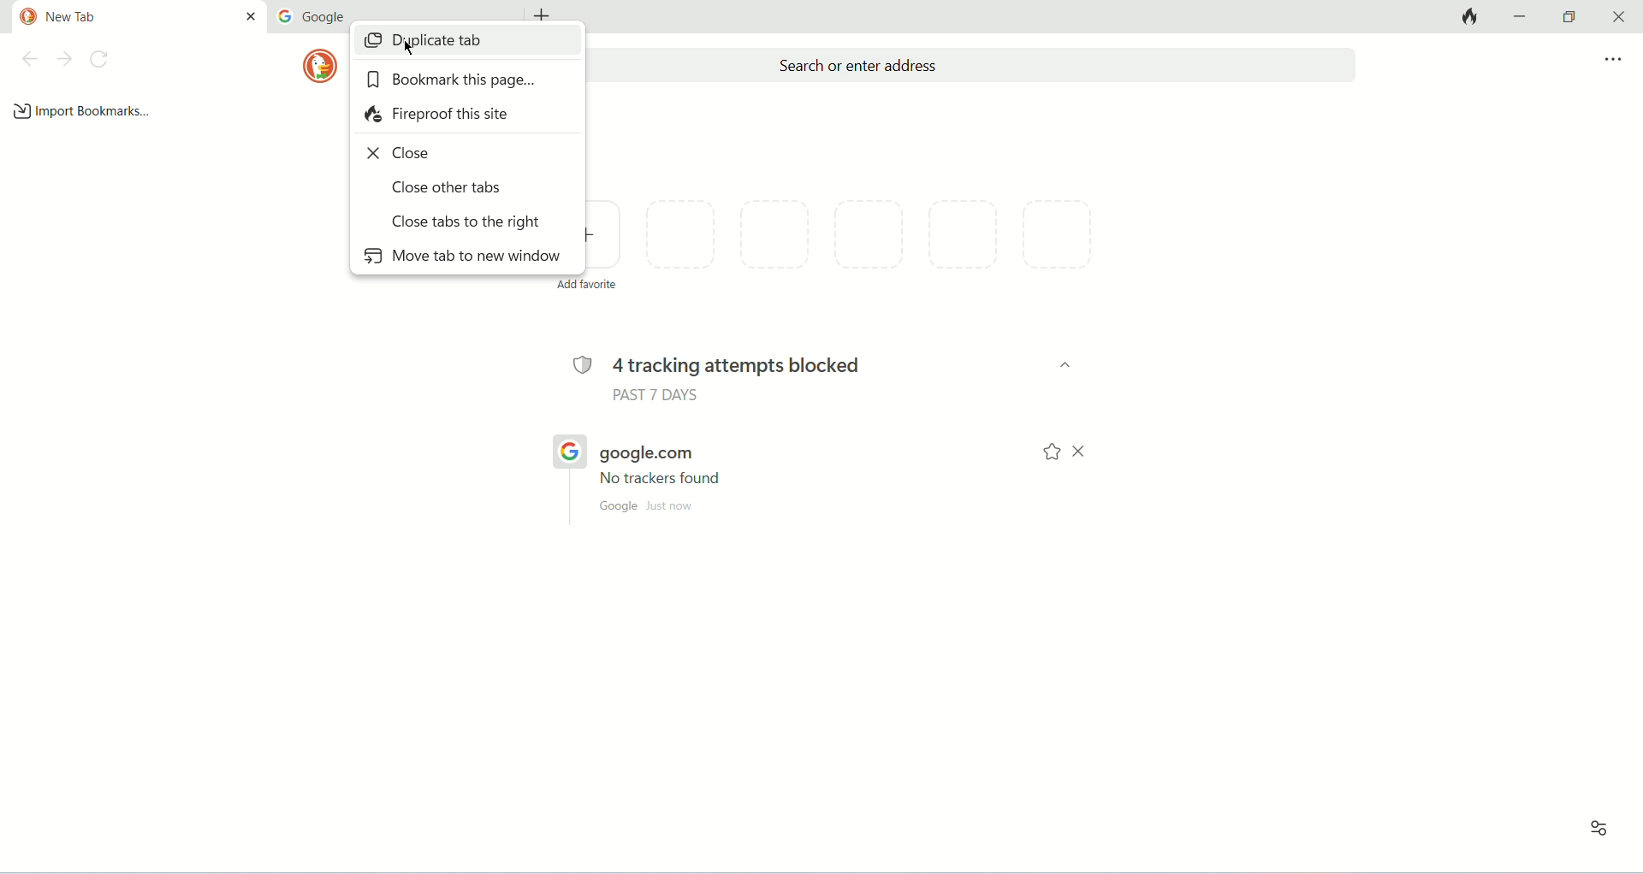 The height and width of the screenshot is (874, 1643). I want to click on duck duck go logo, so click(319, 65).